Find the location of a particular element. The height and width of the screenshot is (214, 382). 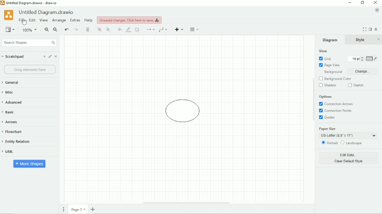

Connection is located at coordinates (150, 30).